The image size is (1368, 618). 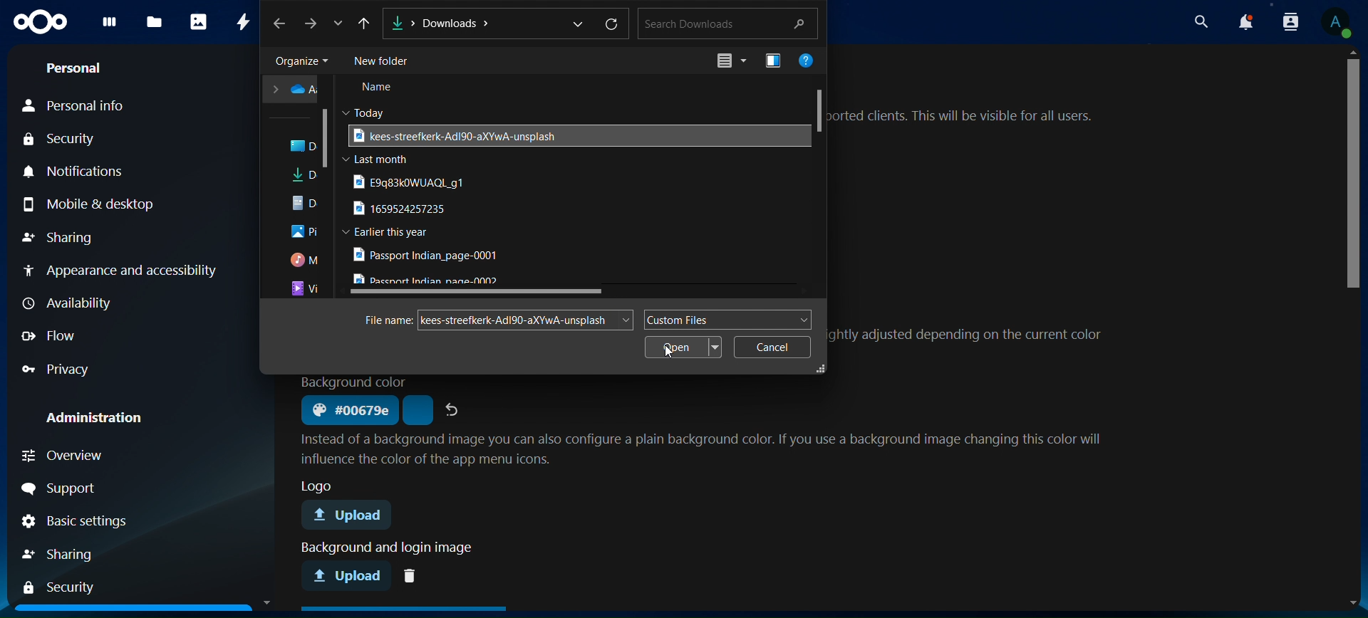 What do you see at coordinates (428, 256) in the screenshot?
I see `file` at bounding box center [428, 256].